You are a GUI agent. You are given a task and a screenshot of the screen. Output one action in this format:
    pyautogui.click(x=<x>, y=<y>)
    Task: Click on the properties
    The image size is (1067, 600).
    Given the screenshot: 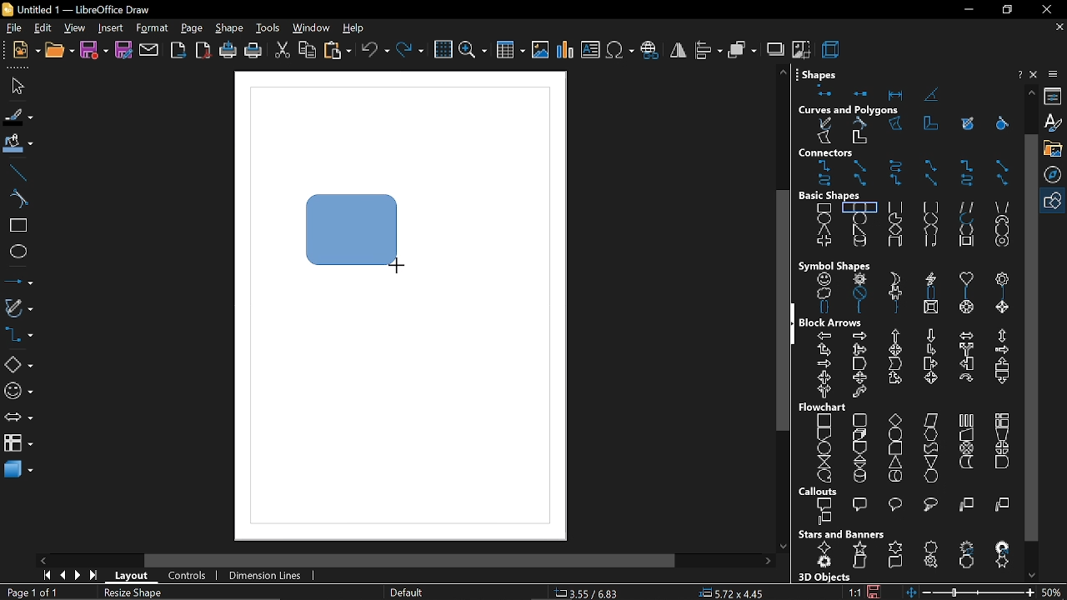 What is the action you would take?
    pyautogui.click(x=1055, y=97)
    